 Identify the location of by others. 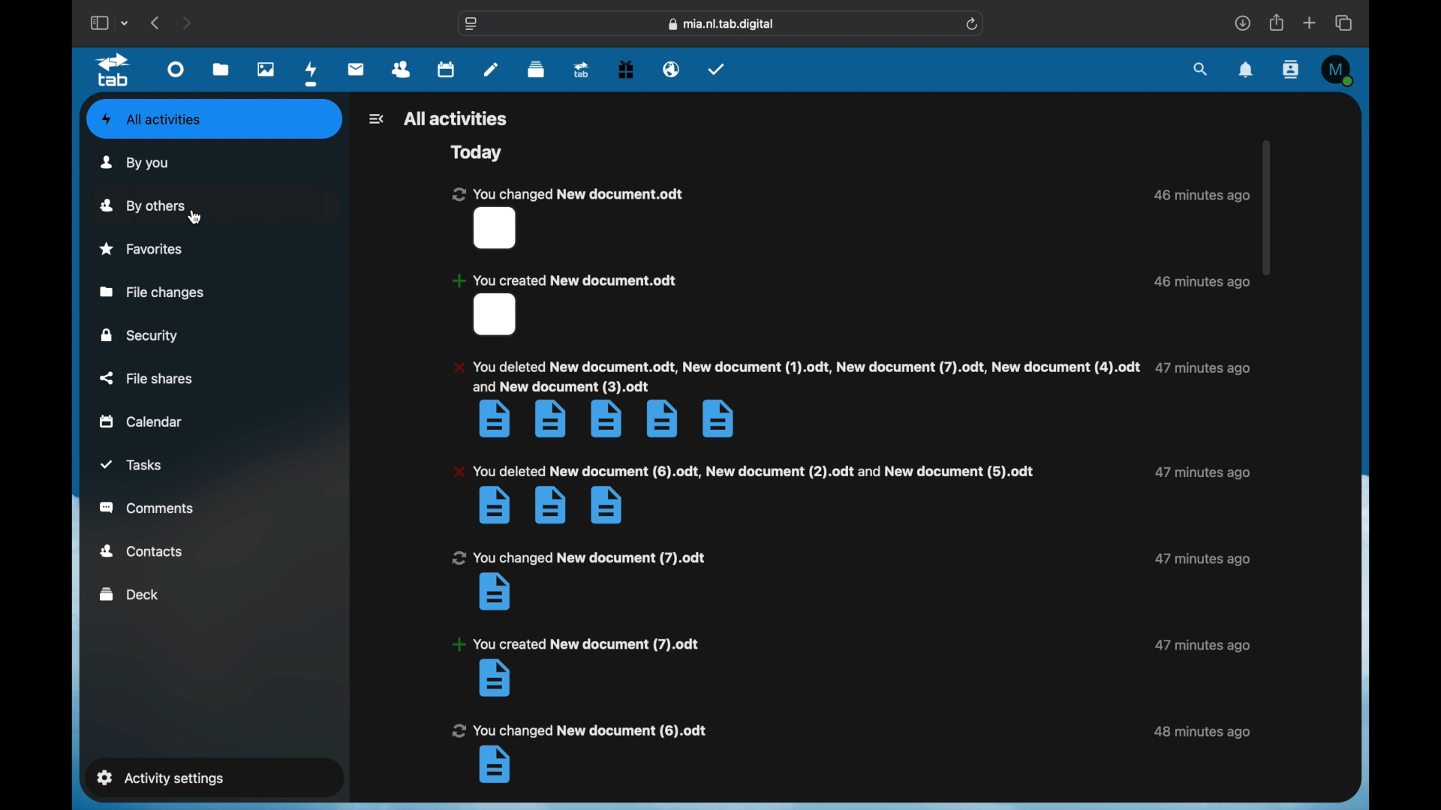
(143, 205).